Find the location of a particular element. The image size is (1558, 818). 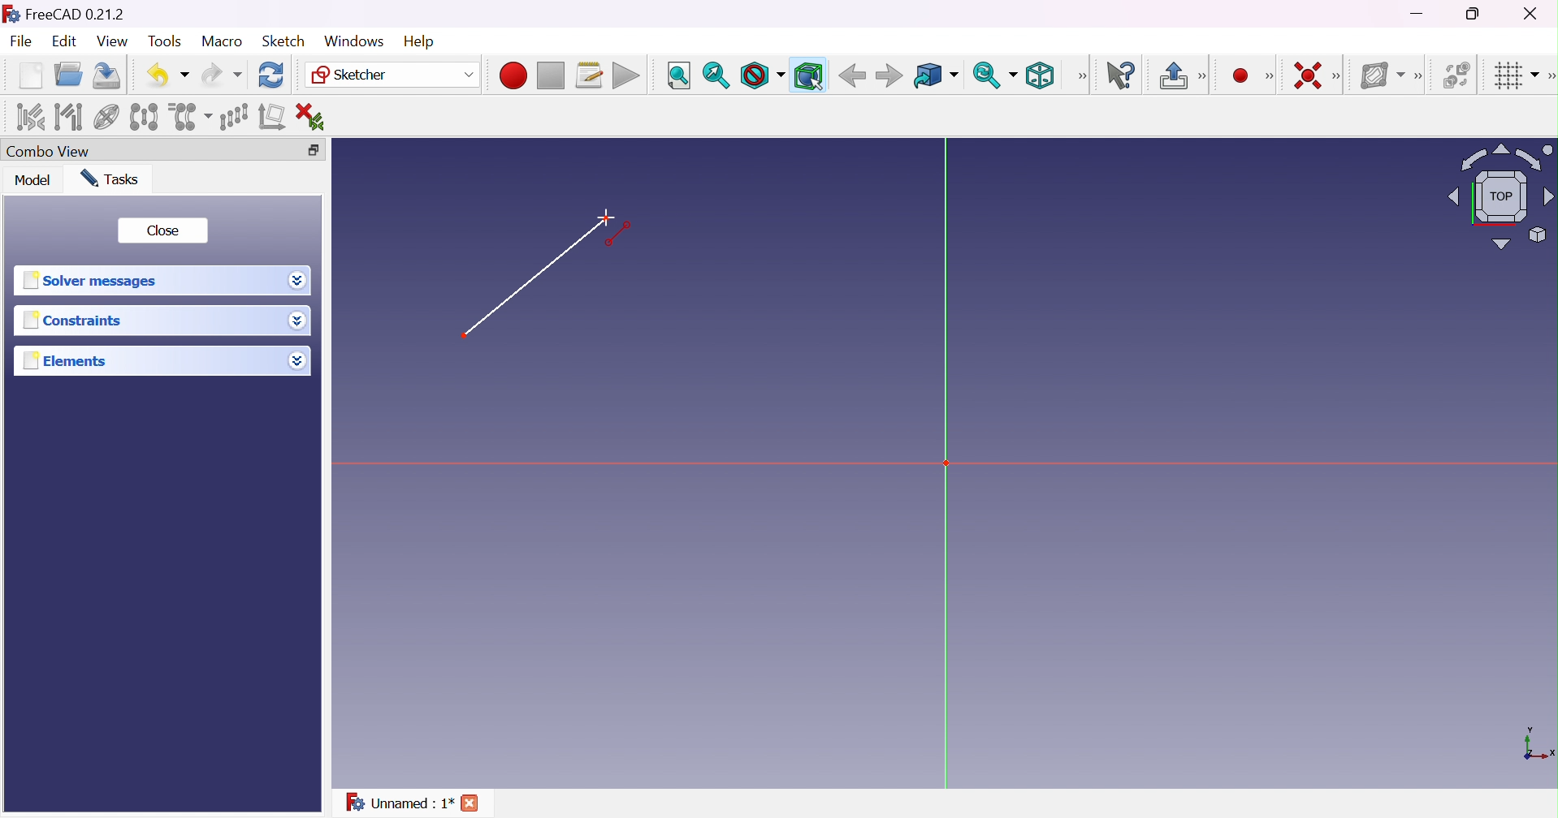

Draw style is located at coordinates (763, 75).